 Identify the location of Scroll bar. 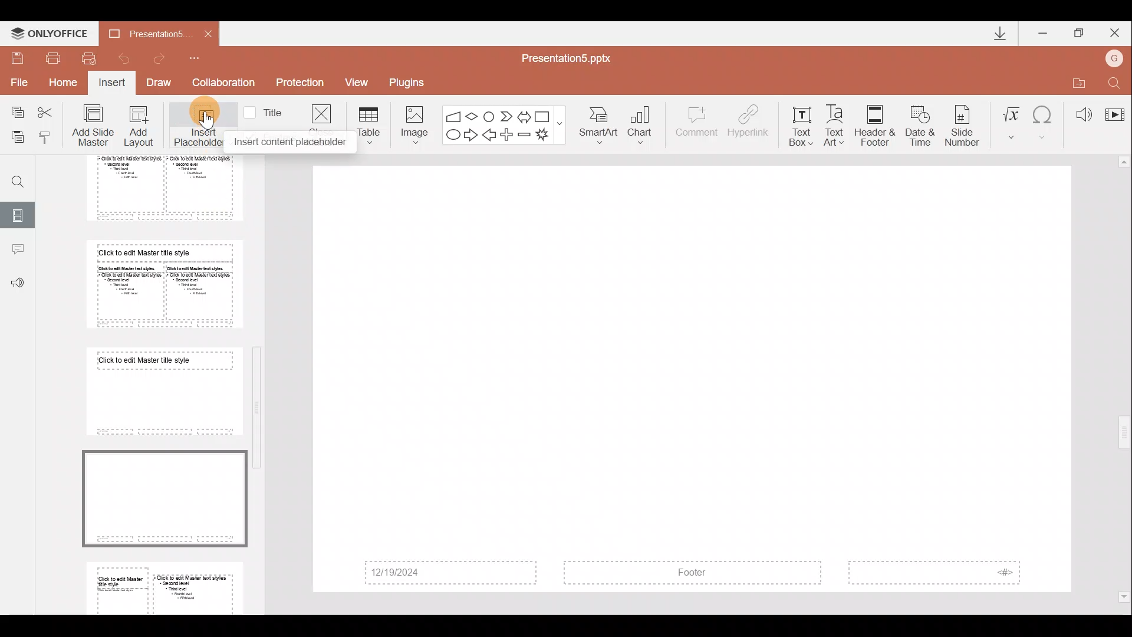
(259, 377).